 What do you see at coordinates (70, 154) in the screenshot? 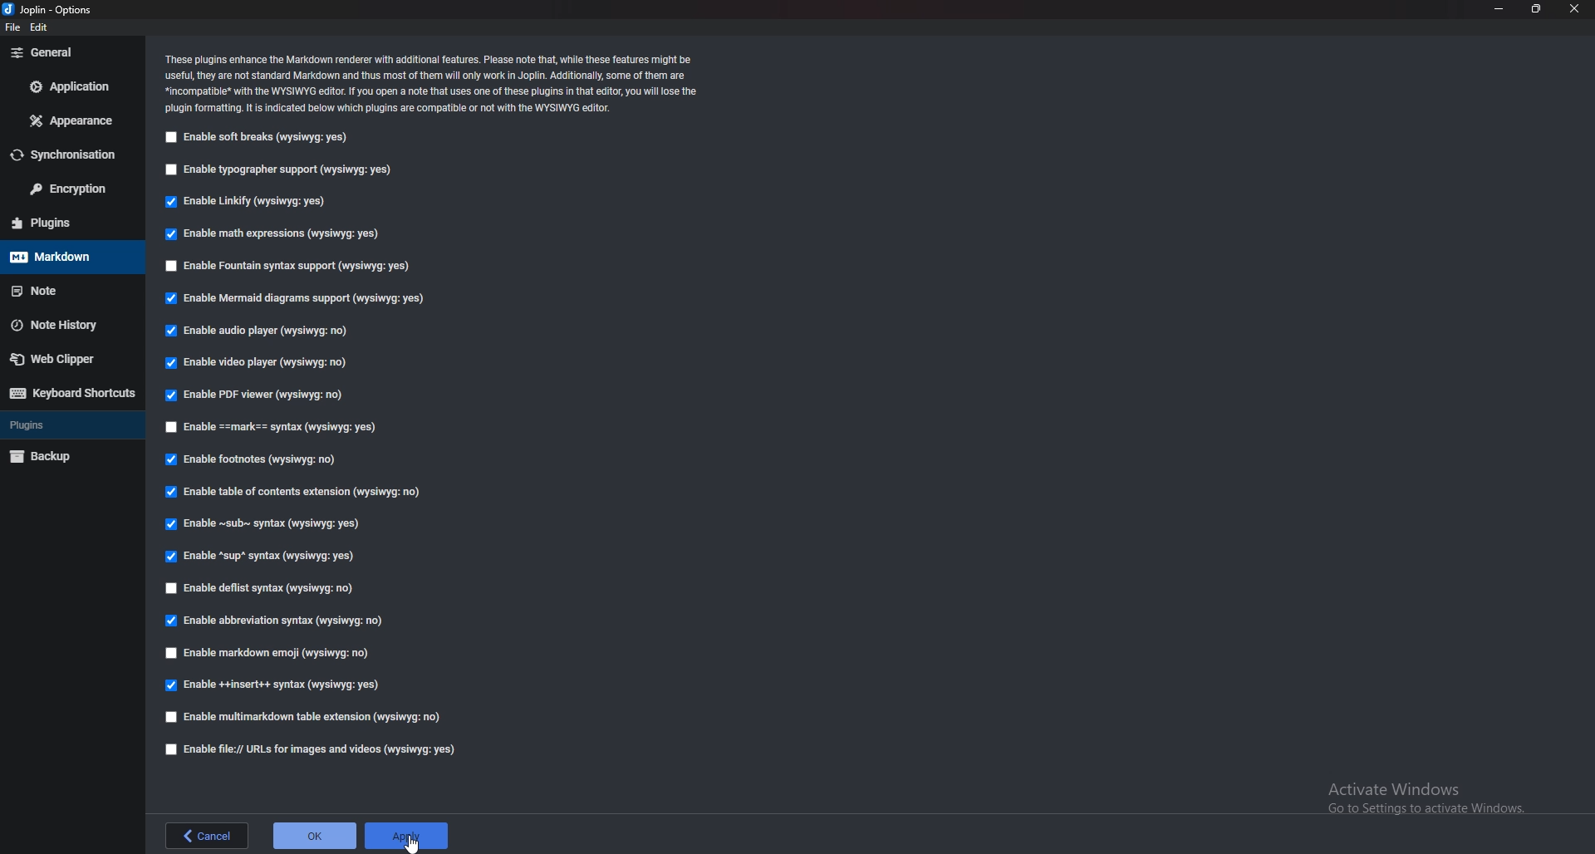
I see `Synchronization` at bounding box center [70, 154].